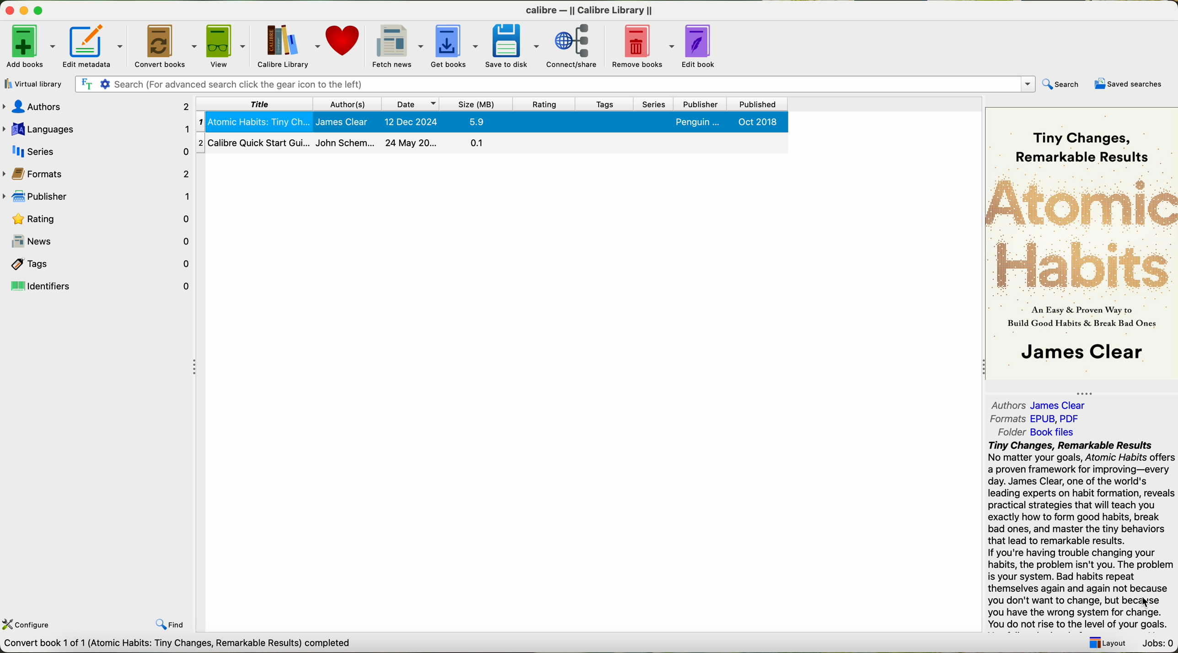  What do you see at coordinates (702, 46) in the screenshot?
I see `edit book` at bounding box center [702, 46].